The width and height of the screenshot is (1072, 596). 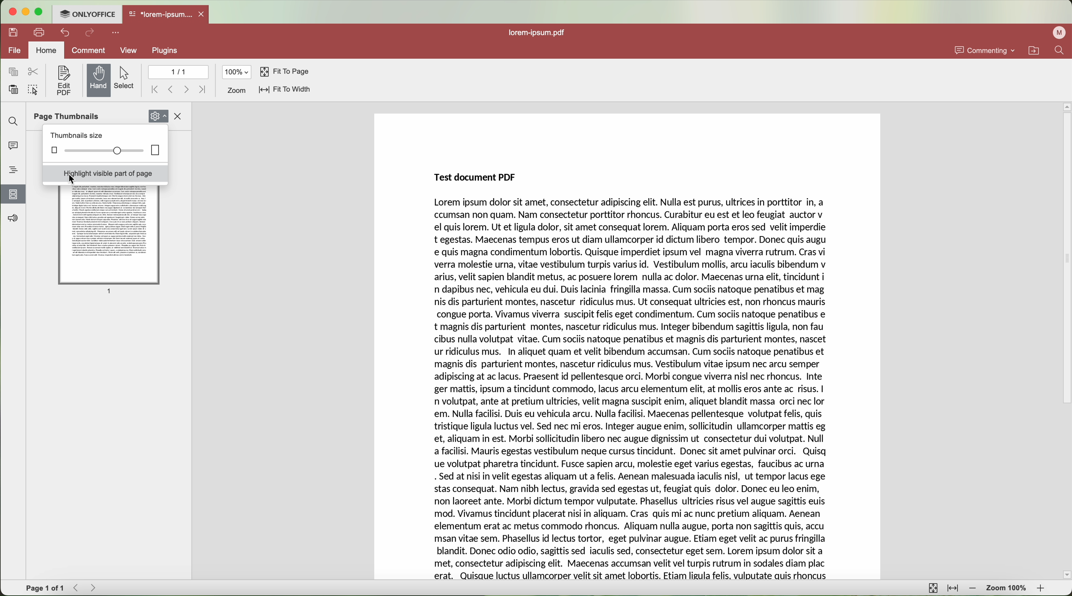 I want to click on copy, so click(x=11, y=72).